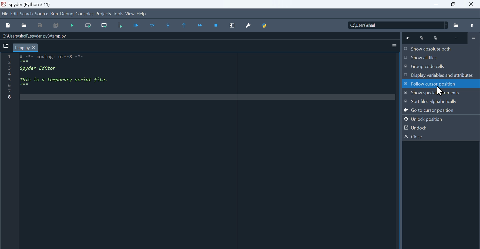 The height and width of the screenshot is (249, 480). What do you see at coordinates (67, 14) in the screenshot?
I see `Debug` at bounding box center [67, 14].